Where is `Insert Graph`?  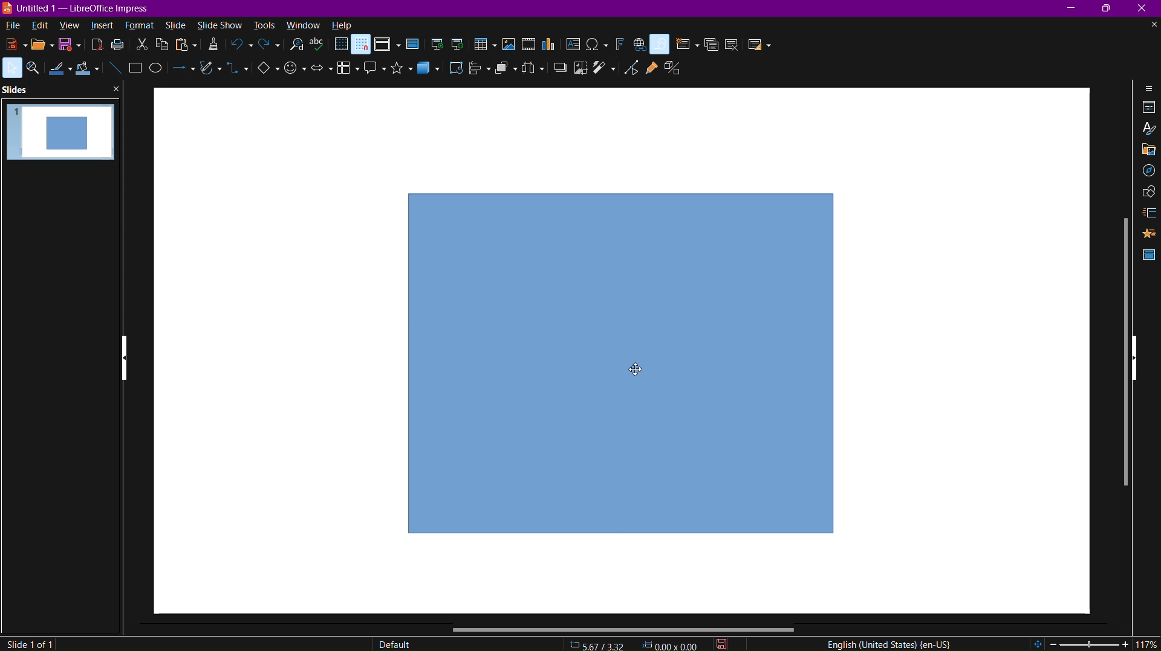 Insert Graph is located at coordinates (550, 45).